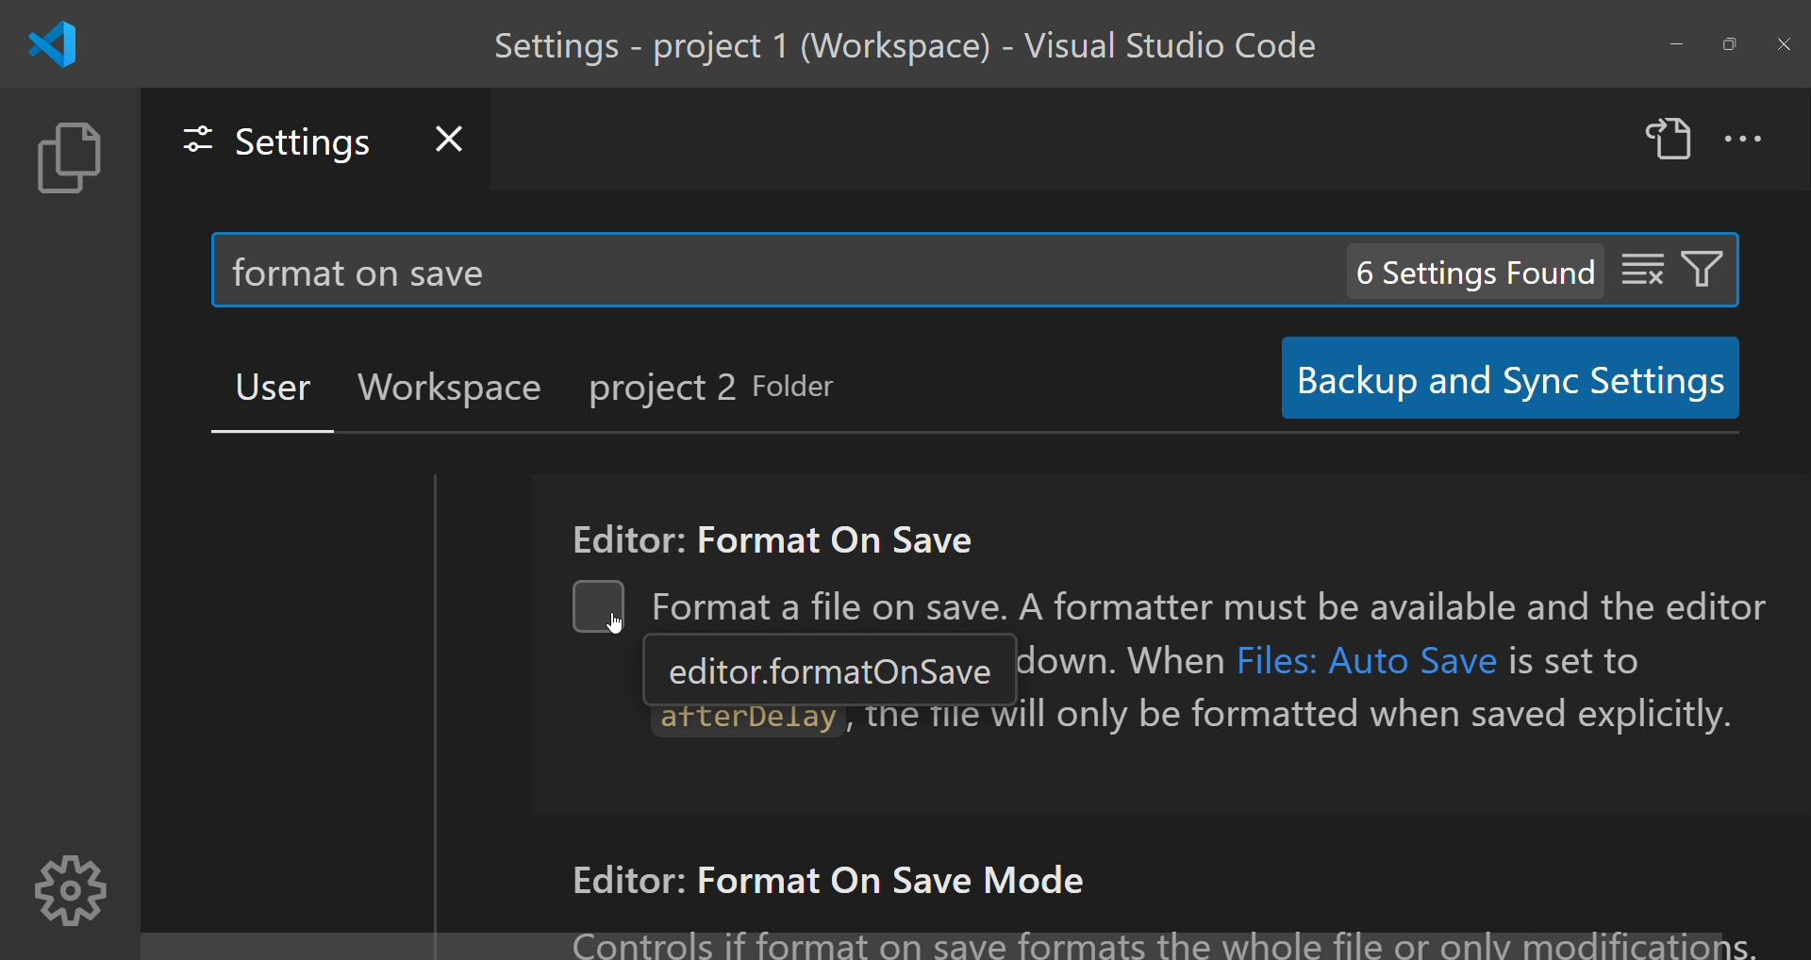  Describe the element at coordinates (268, 139) in the screenshot. I see `settings` at that location.